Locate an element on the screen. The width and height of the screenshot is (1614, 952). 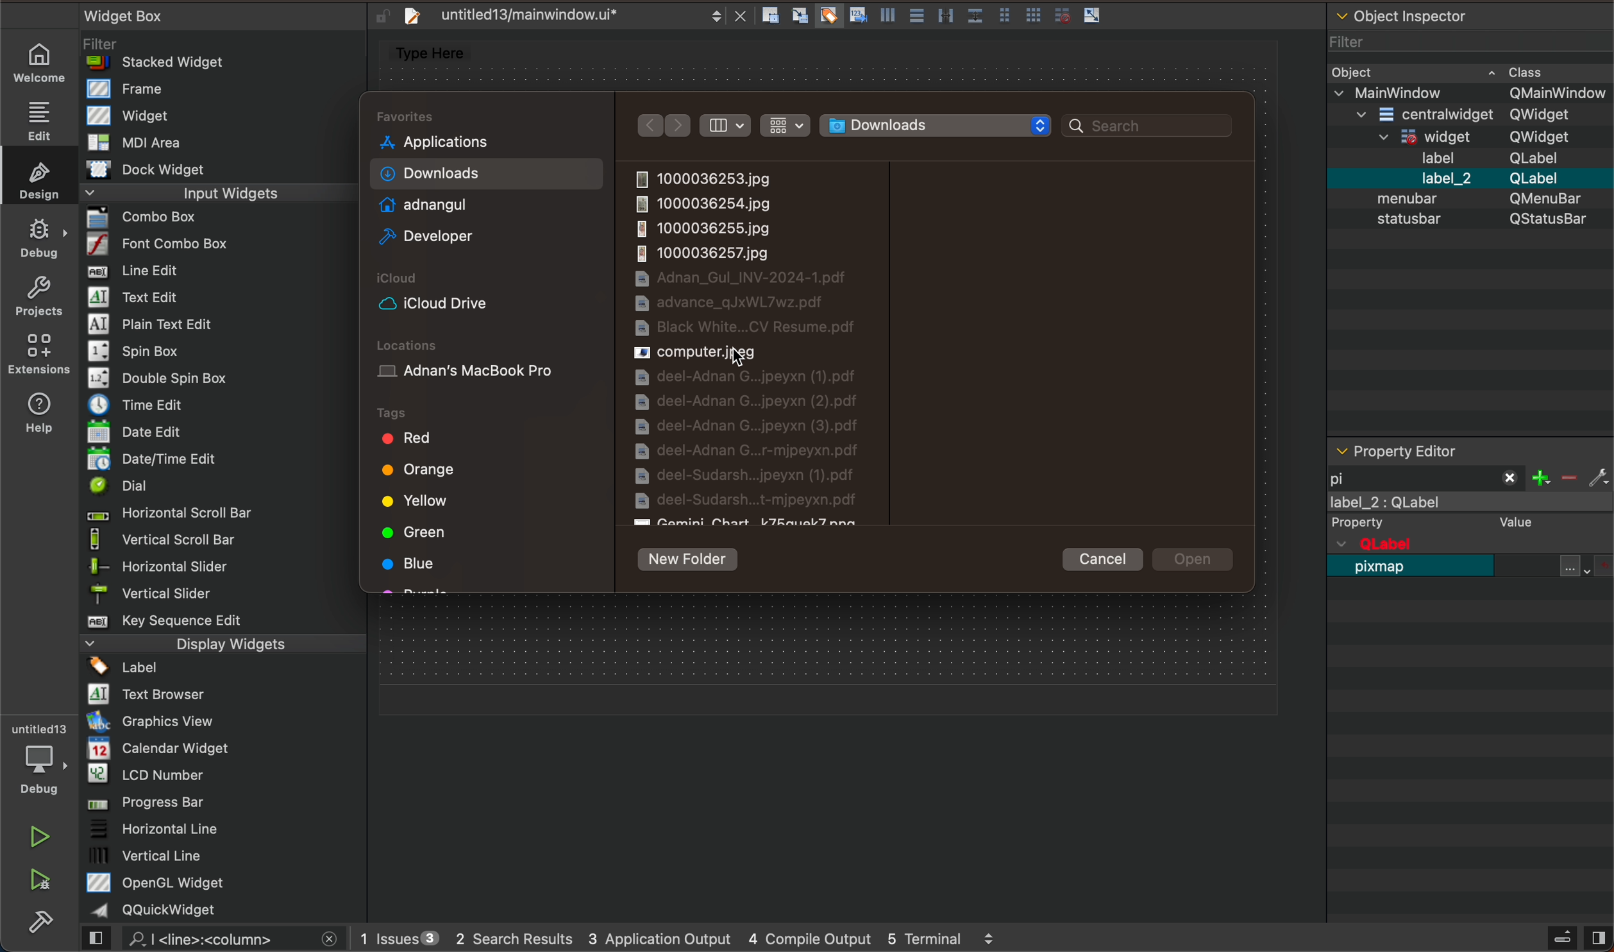
cursor is located at coordinates (739, 357).